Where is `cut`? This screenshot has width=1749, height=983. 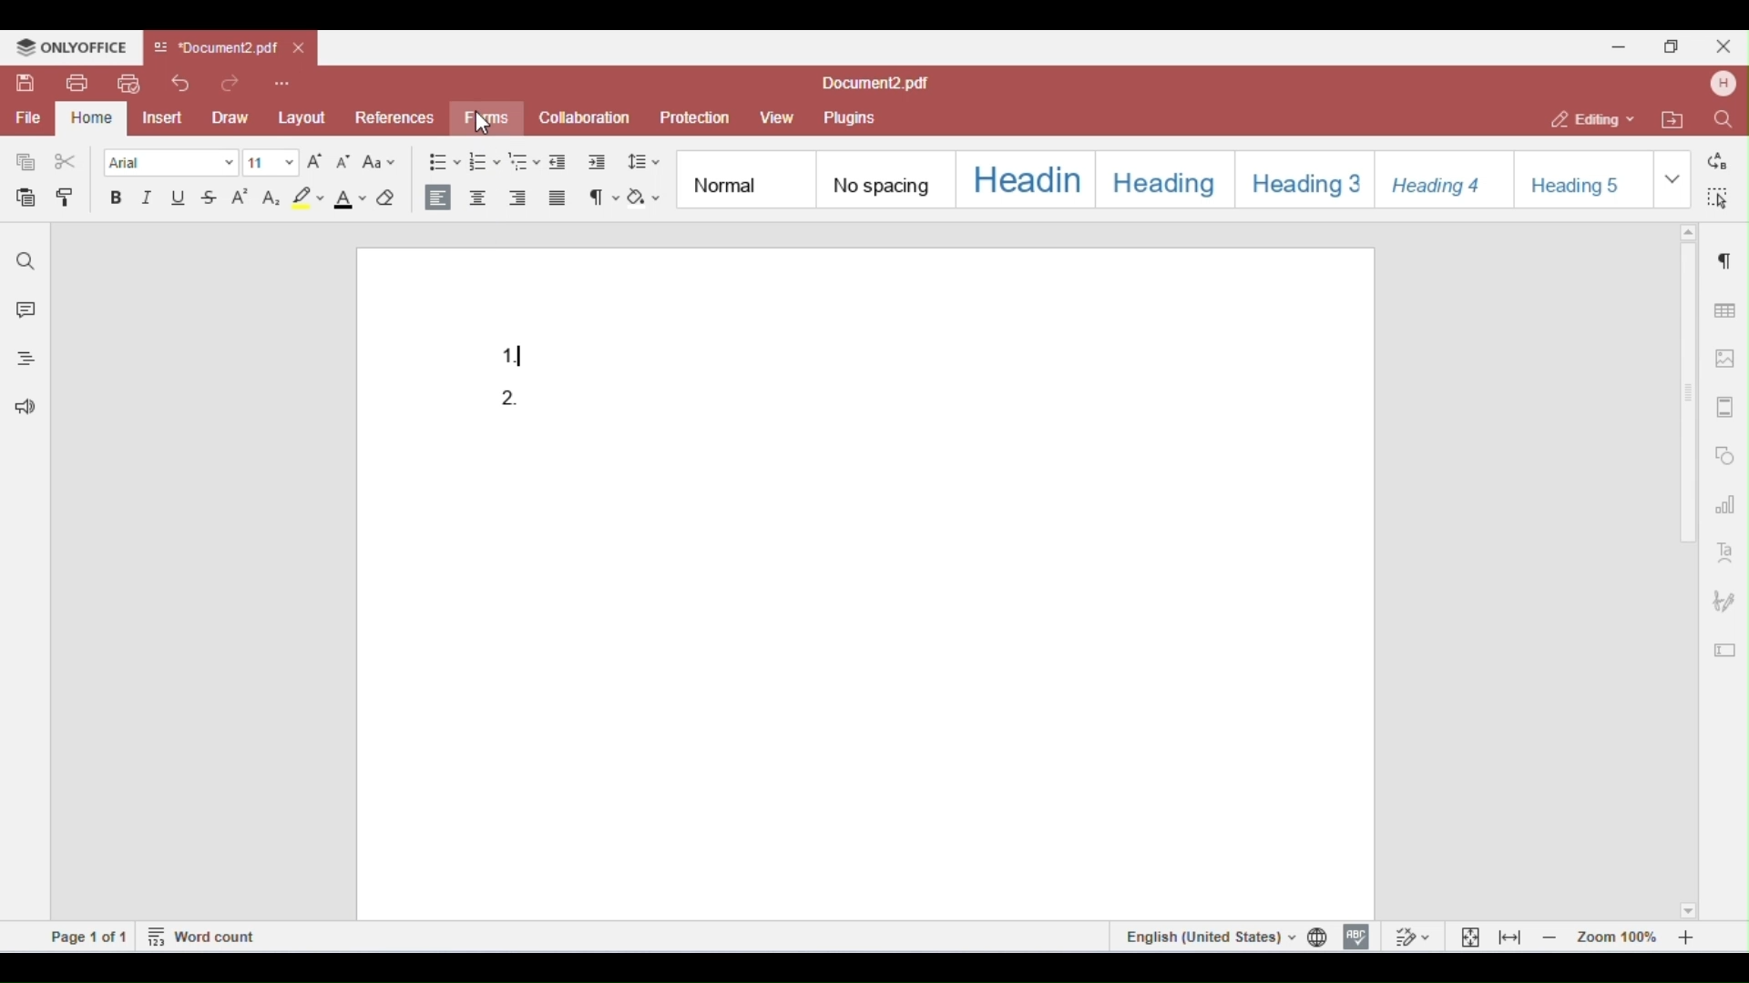
cut is located at coordinates (66, 162).